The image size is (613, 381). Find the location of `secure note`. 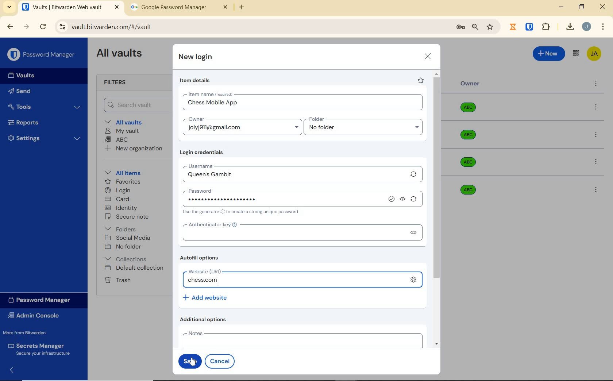

secure note is located at coordinates (129, 217).